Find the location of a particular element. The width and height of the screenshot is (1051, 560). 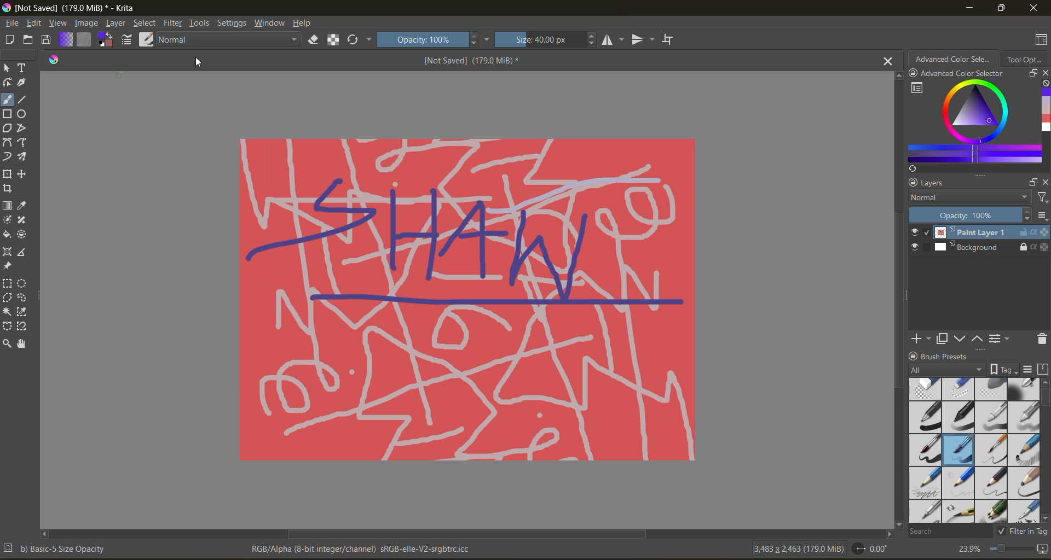

elliptical selection tool is located at coordinates (24, 283).